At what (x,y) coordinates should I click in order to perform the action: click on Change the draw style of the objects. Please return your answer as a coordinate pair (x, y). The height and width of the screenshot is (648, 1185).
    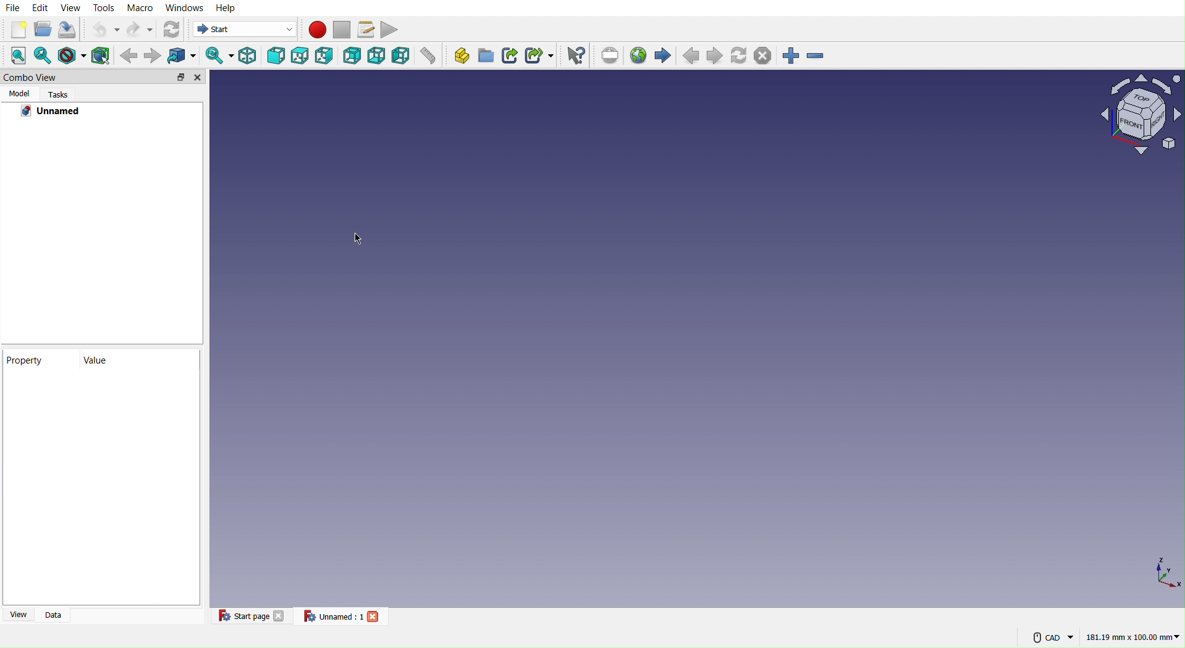
    Looking at the image, I should click on (74, 54).